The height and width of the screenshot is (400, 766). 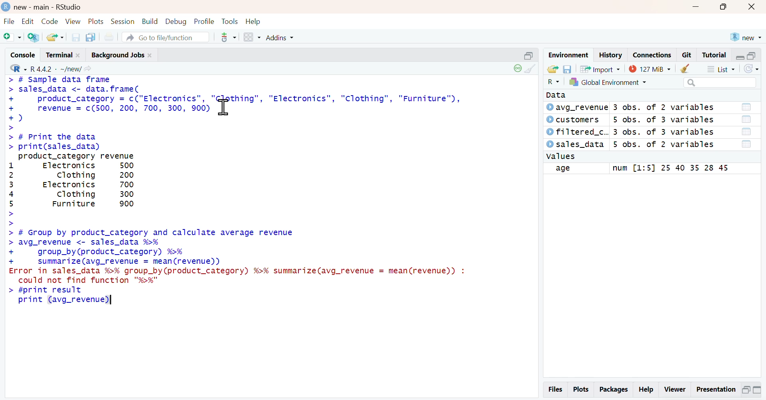 What do you see at coordinates (751, 7) in the screenshot?
I see `Close` at bounding box center [751, 7].